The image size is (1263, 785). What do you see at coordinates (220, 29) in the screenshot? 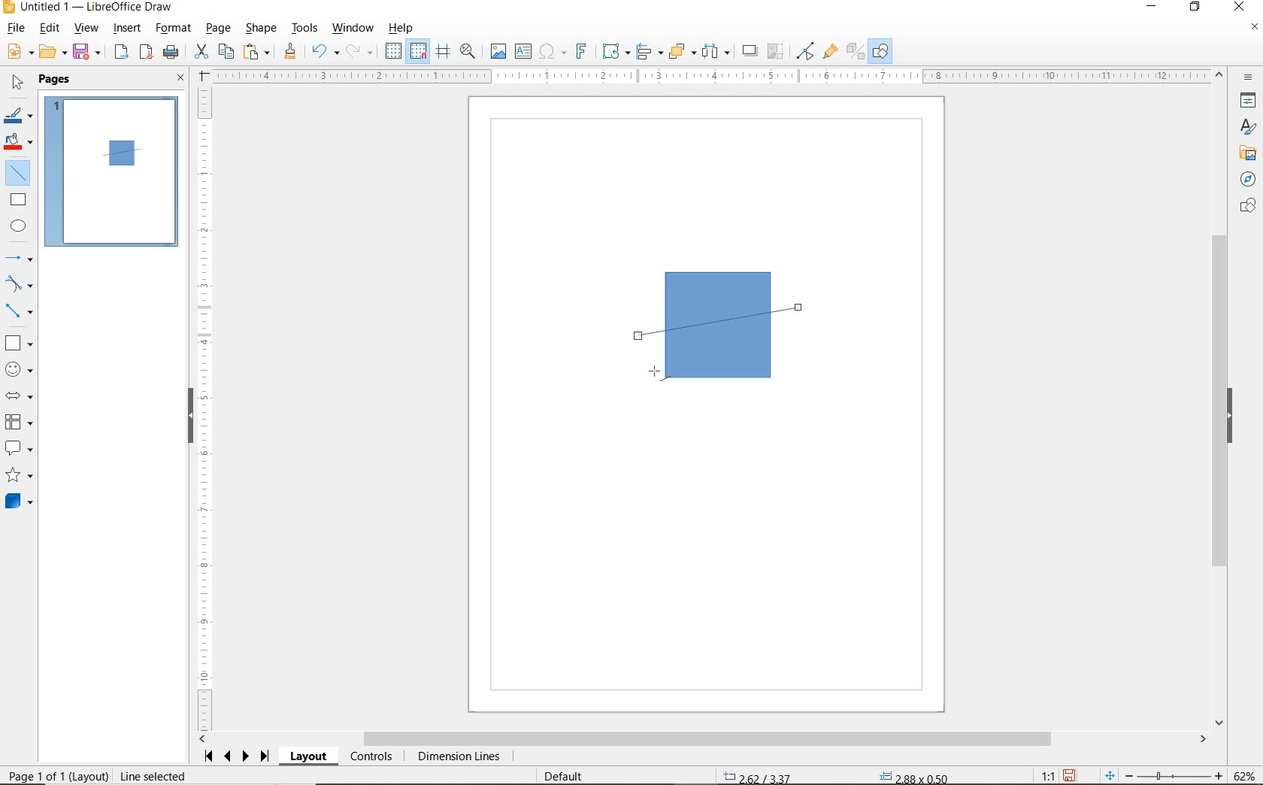
I see `PAGE` at bounding box center [220, 29].